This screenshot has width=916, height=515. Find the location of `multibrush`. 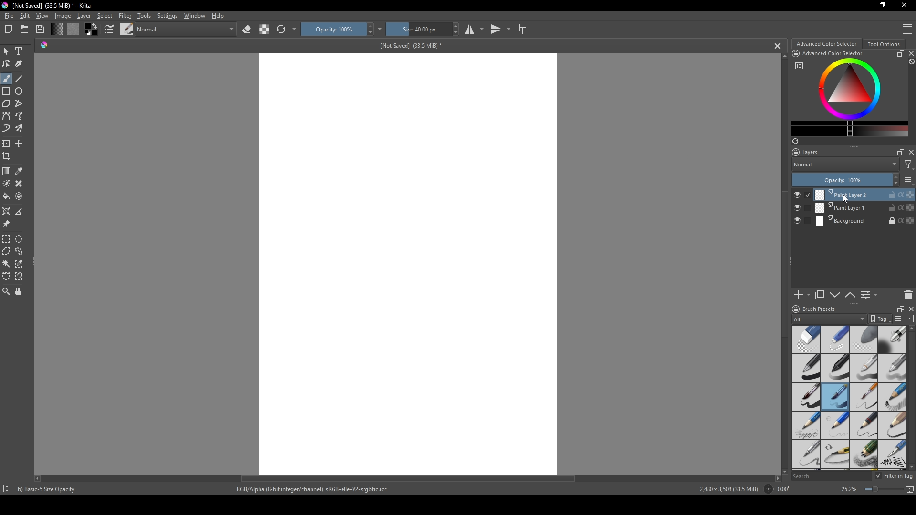

multibrush is located at coordinates (20, 129).